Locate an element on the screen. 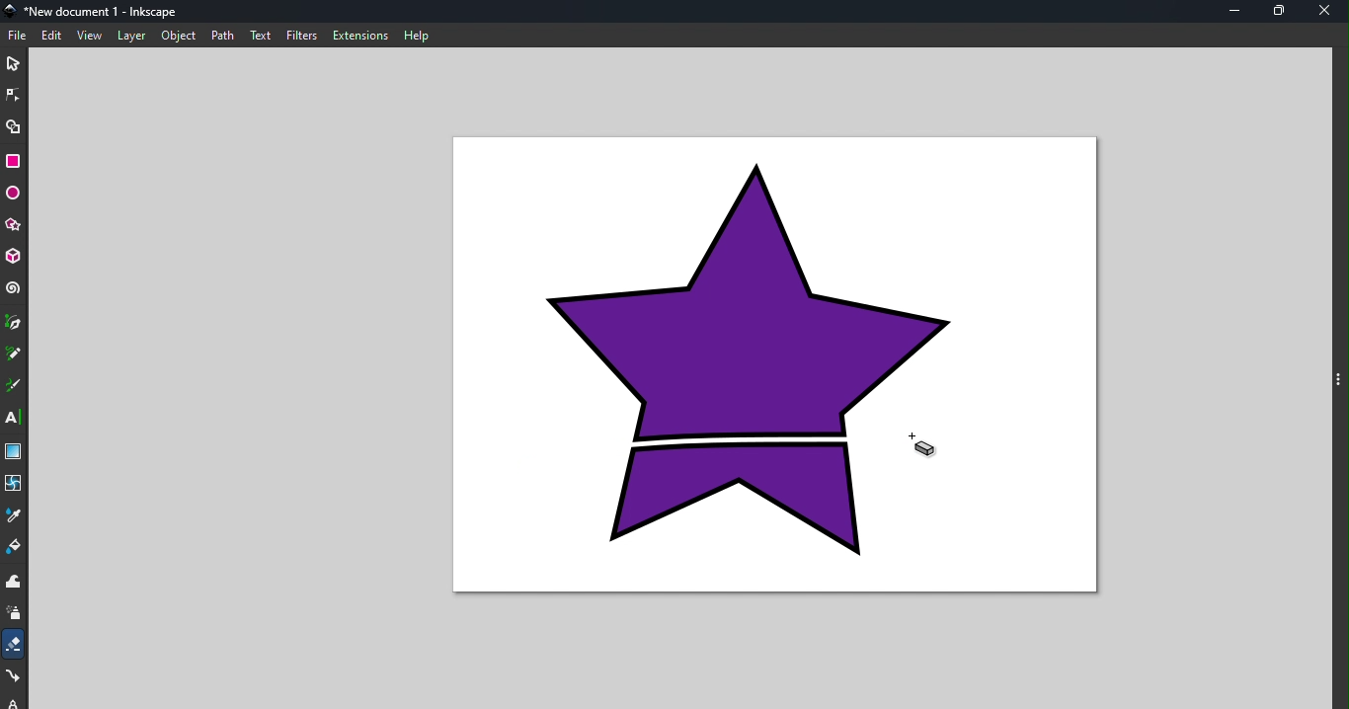 Image resolution: width=1349 pixels, height=709 pixels. minimize tool is located at coordinates (1233, 11).